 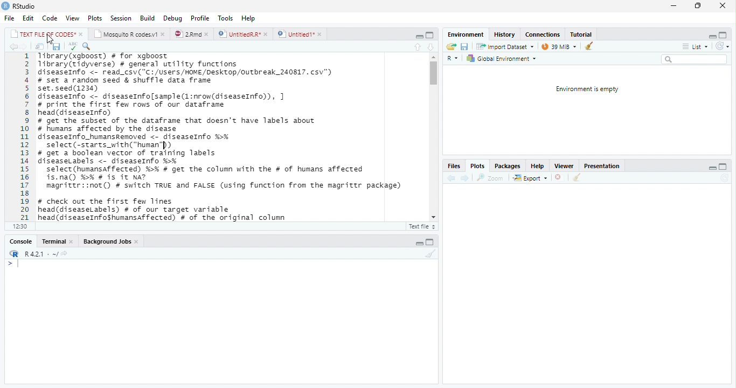 I want to click on Minimize, so click(x=710, y=35).